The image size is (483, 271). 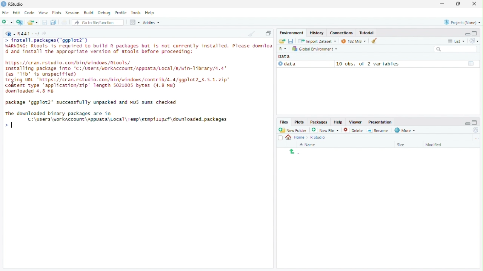 What do you see at coordinates (5, 12) in the screenshot?
I see `File` at bounding box center [5, 12].